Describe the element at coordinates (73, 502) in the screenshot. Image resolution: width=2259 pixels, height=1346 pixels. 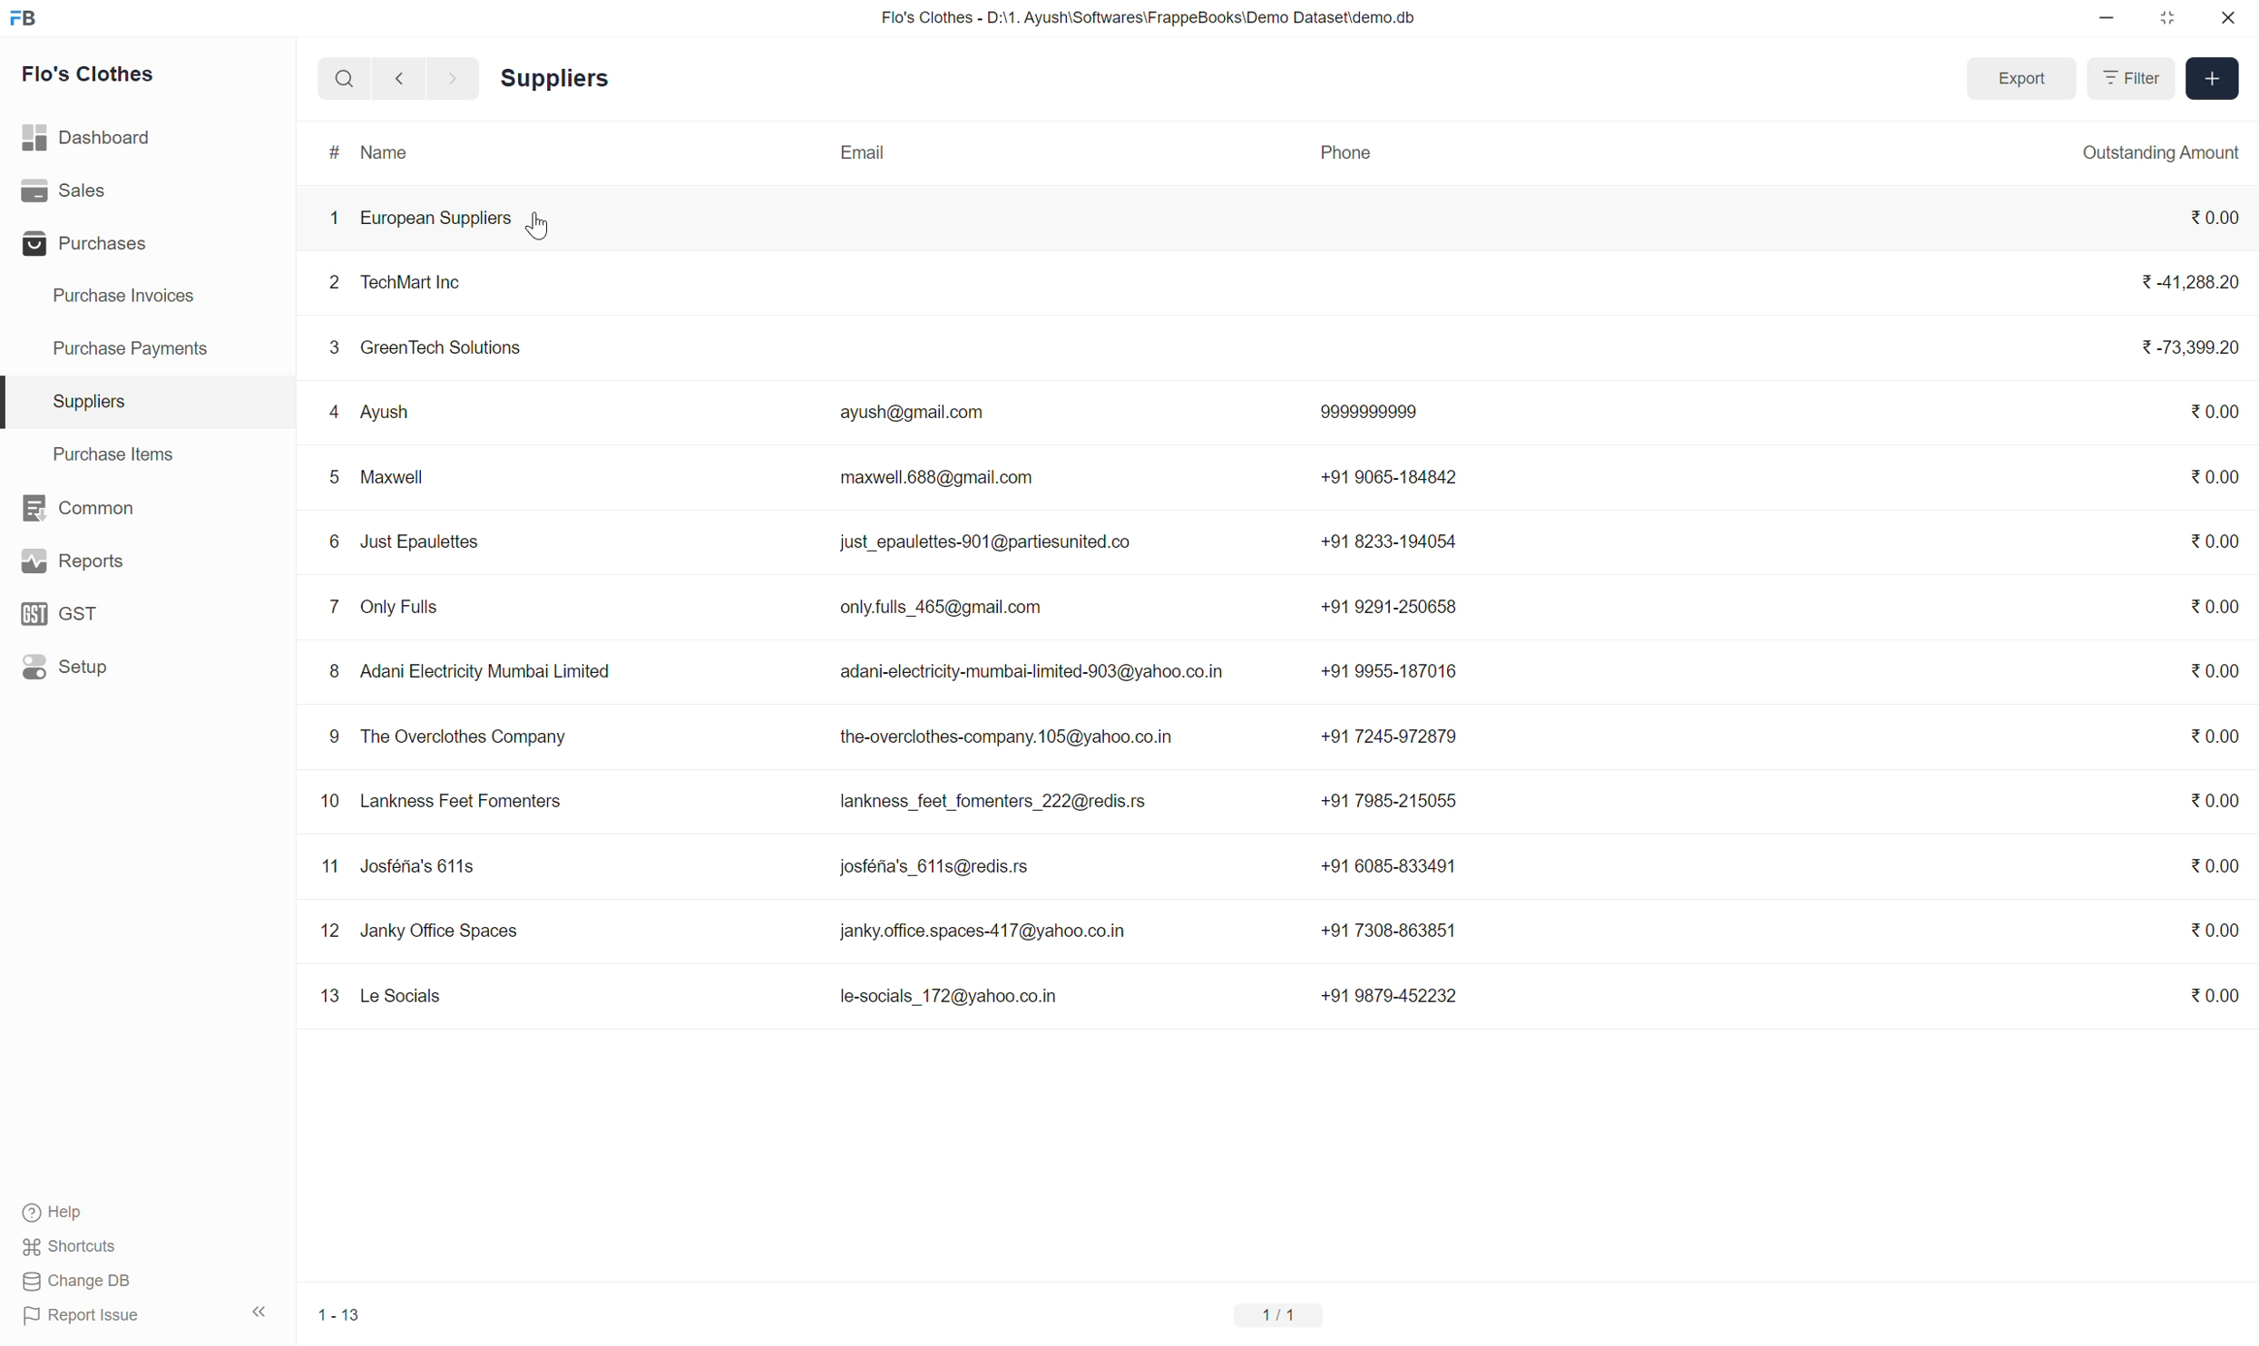
I see `BE Common` at that location.